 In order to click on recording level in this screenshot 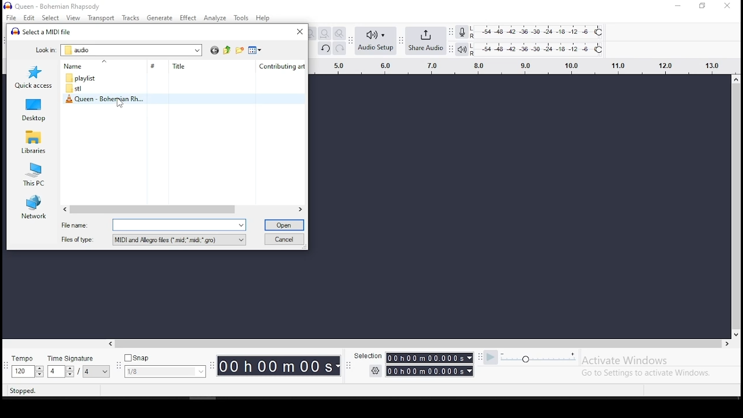, I will do `click(546, 31)`.